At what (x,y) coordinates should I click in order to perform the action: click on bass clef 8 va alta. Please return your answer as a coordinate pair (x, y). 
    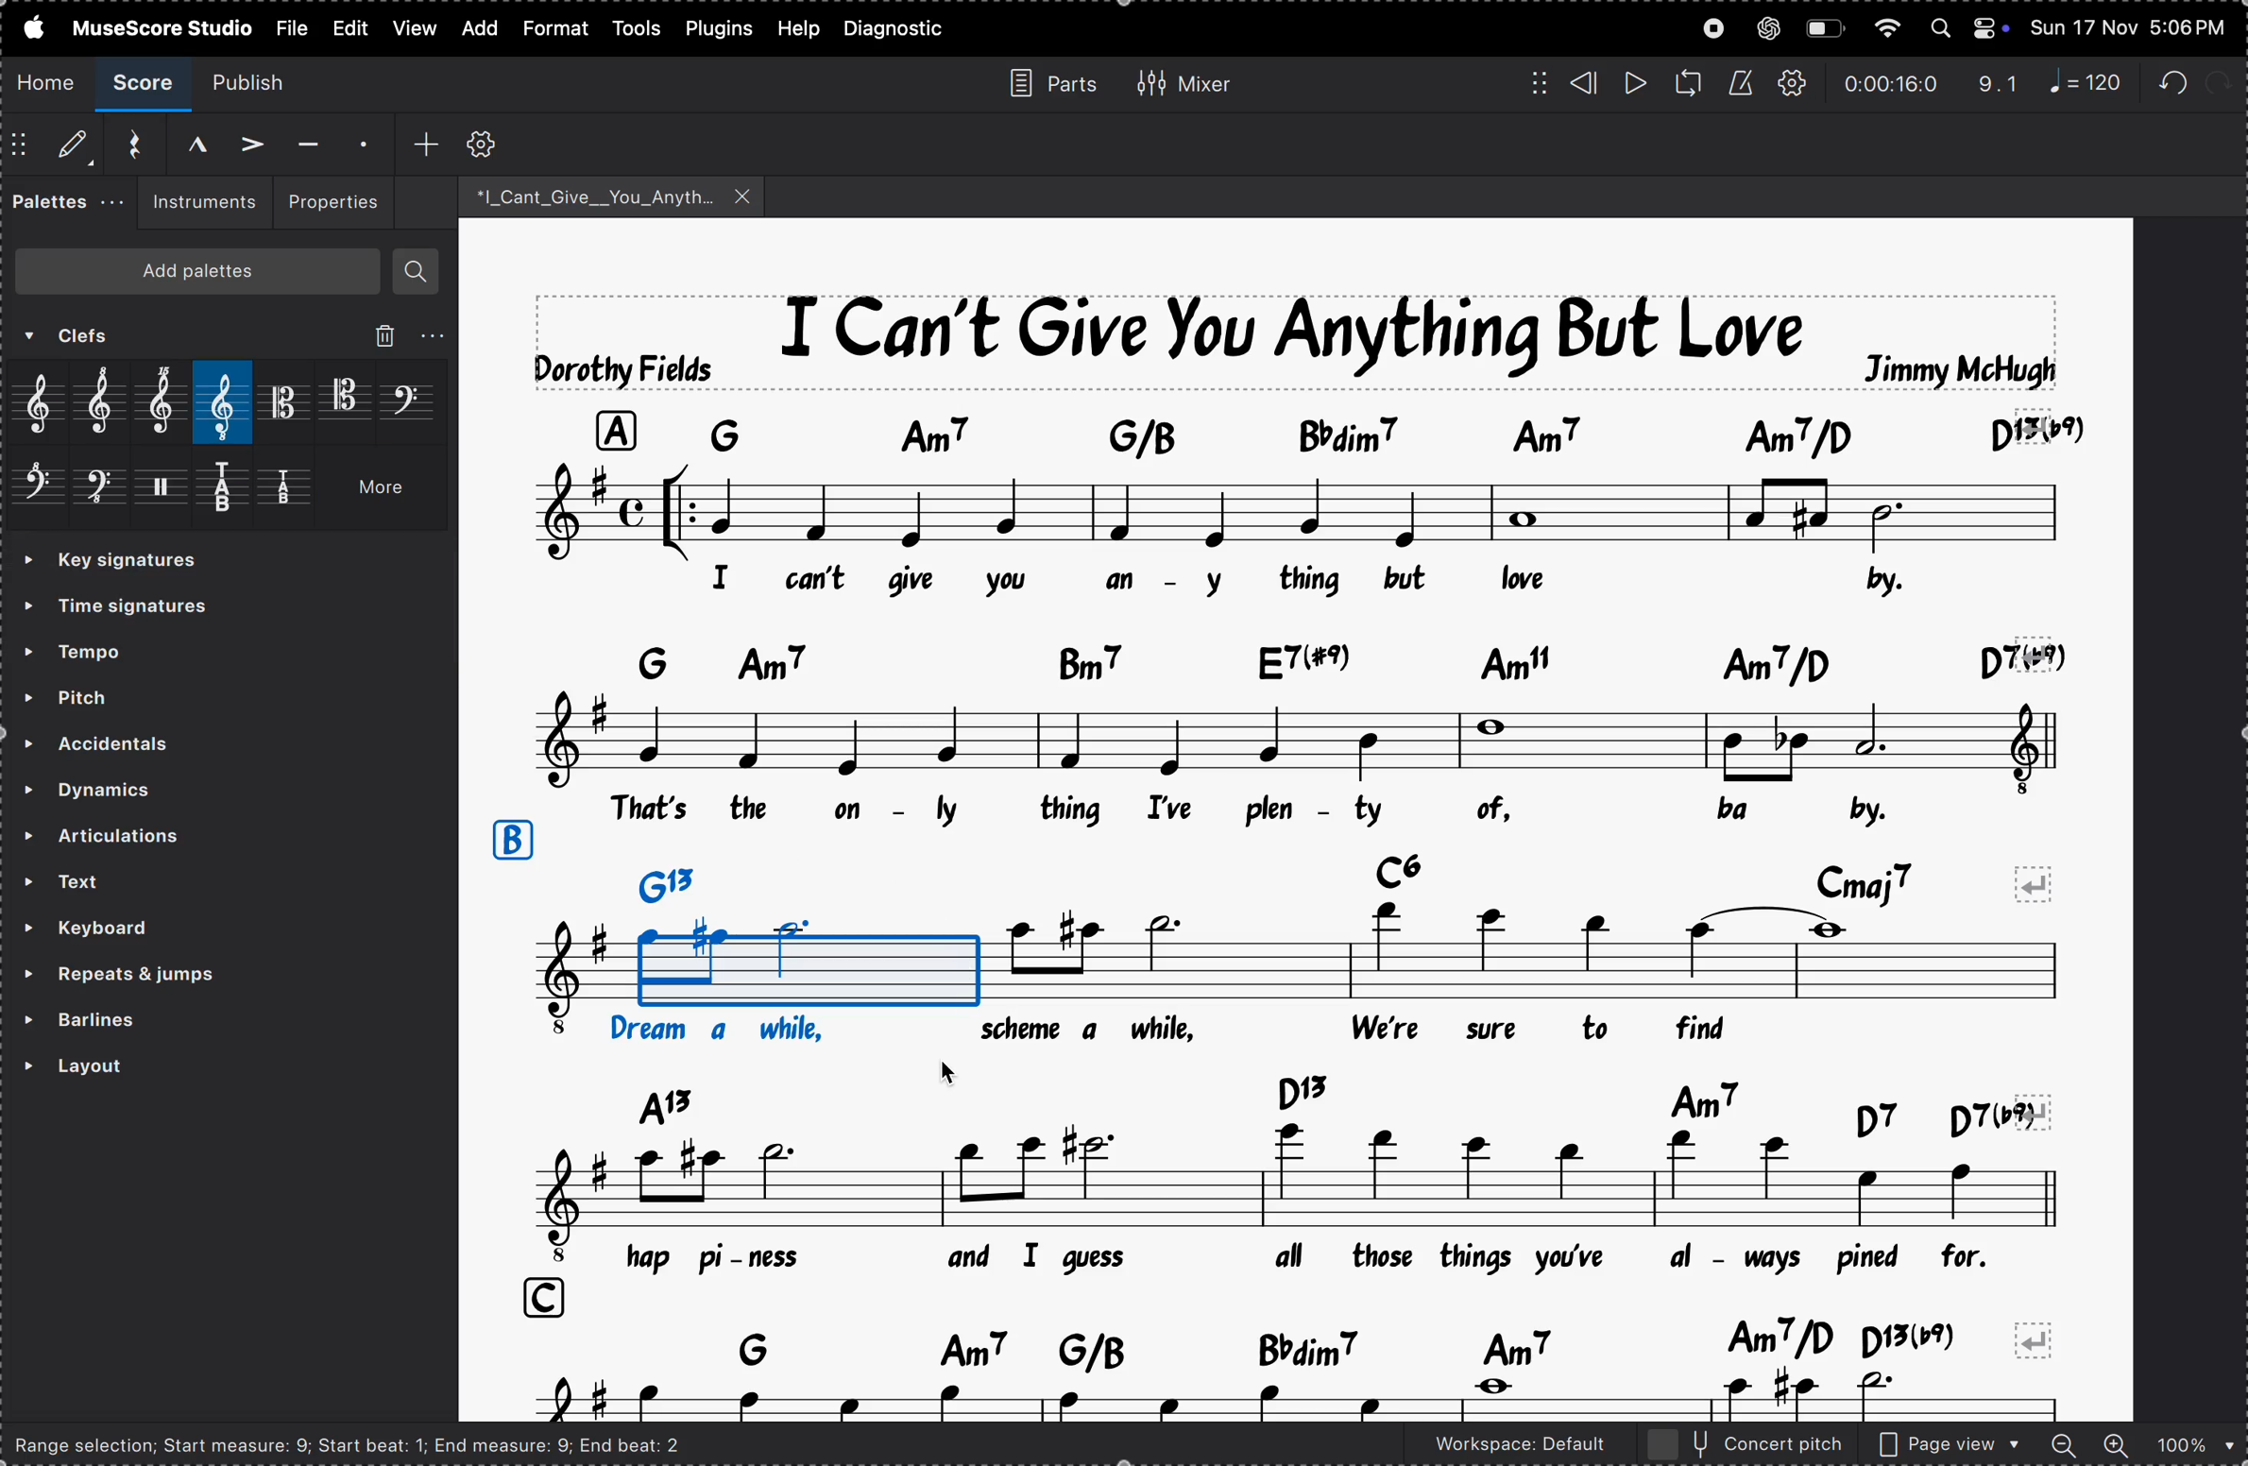
    Looking at the image, I should click on (39, 492).